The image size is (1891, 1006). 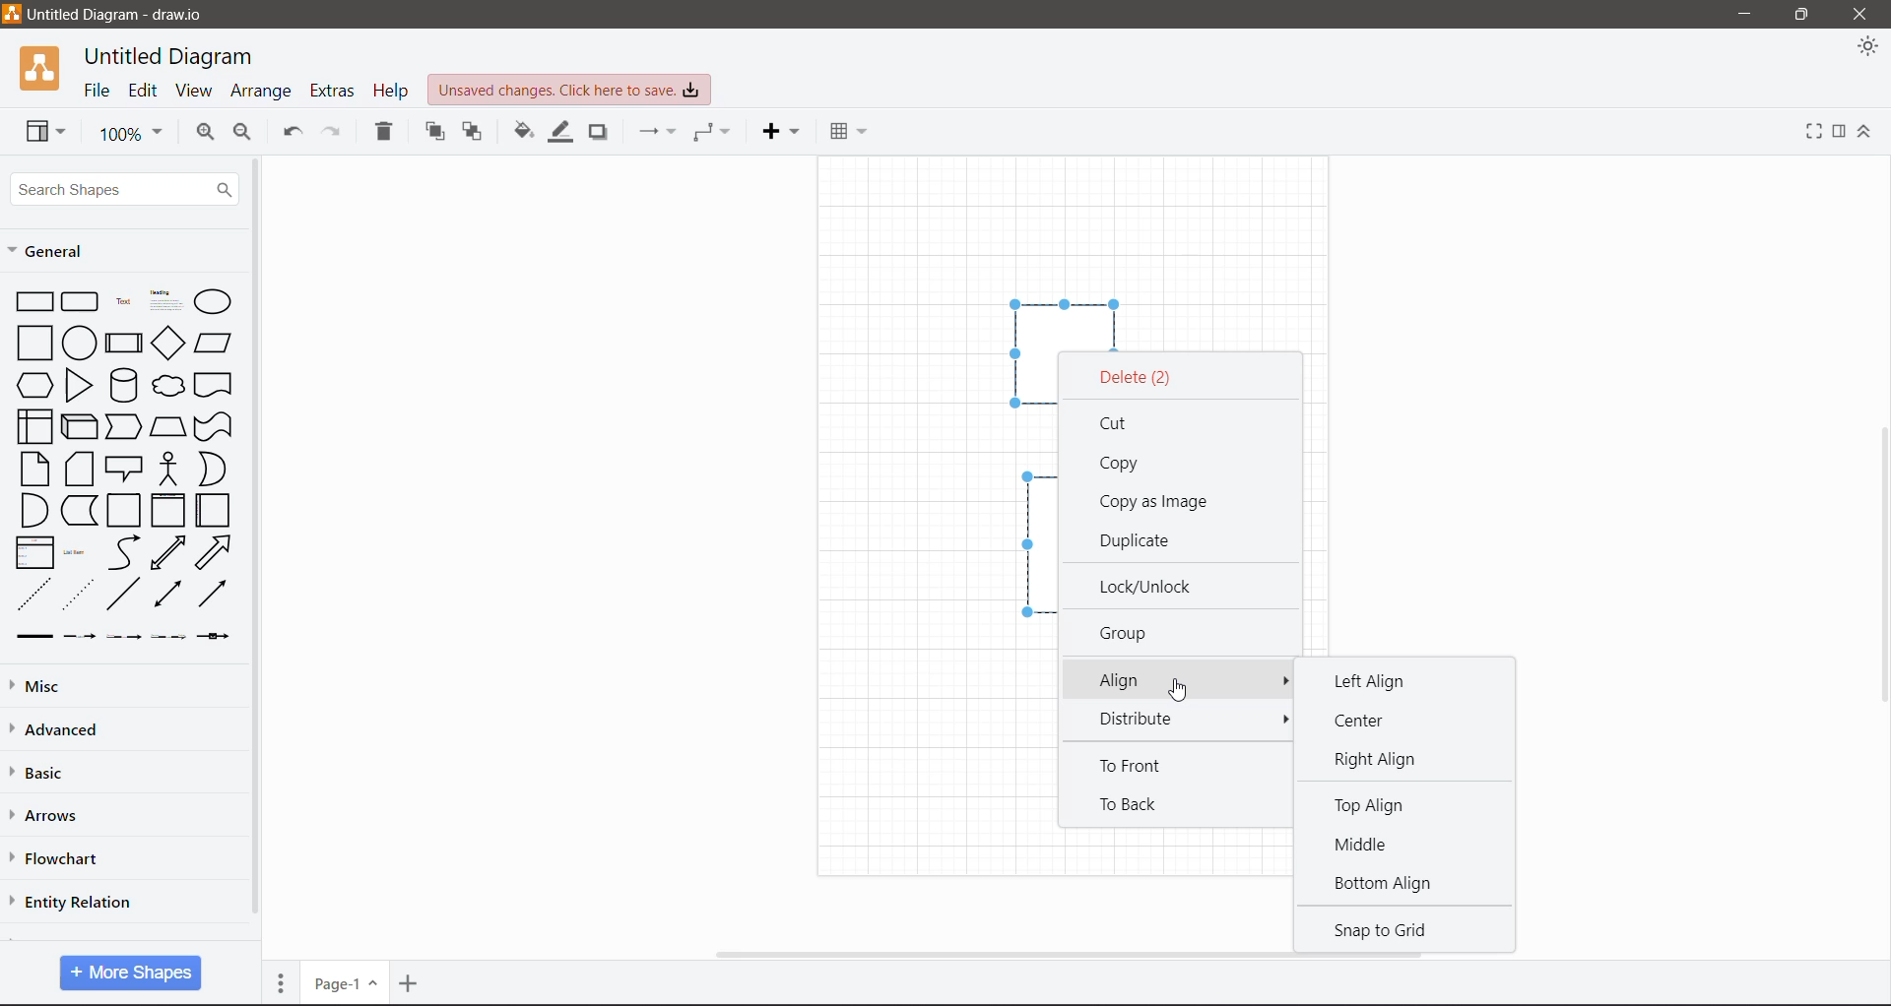 What do you see at coordinates (282, 980) in the screenshot?
I see `Pages` at bounding box center [282, 980].